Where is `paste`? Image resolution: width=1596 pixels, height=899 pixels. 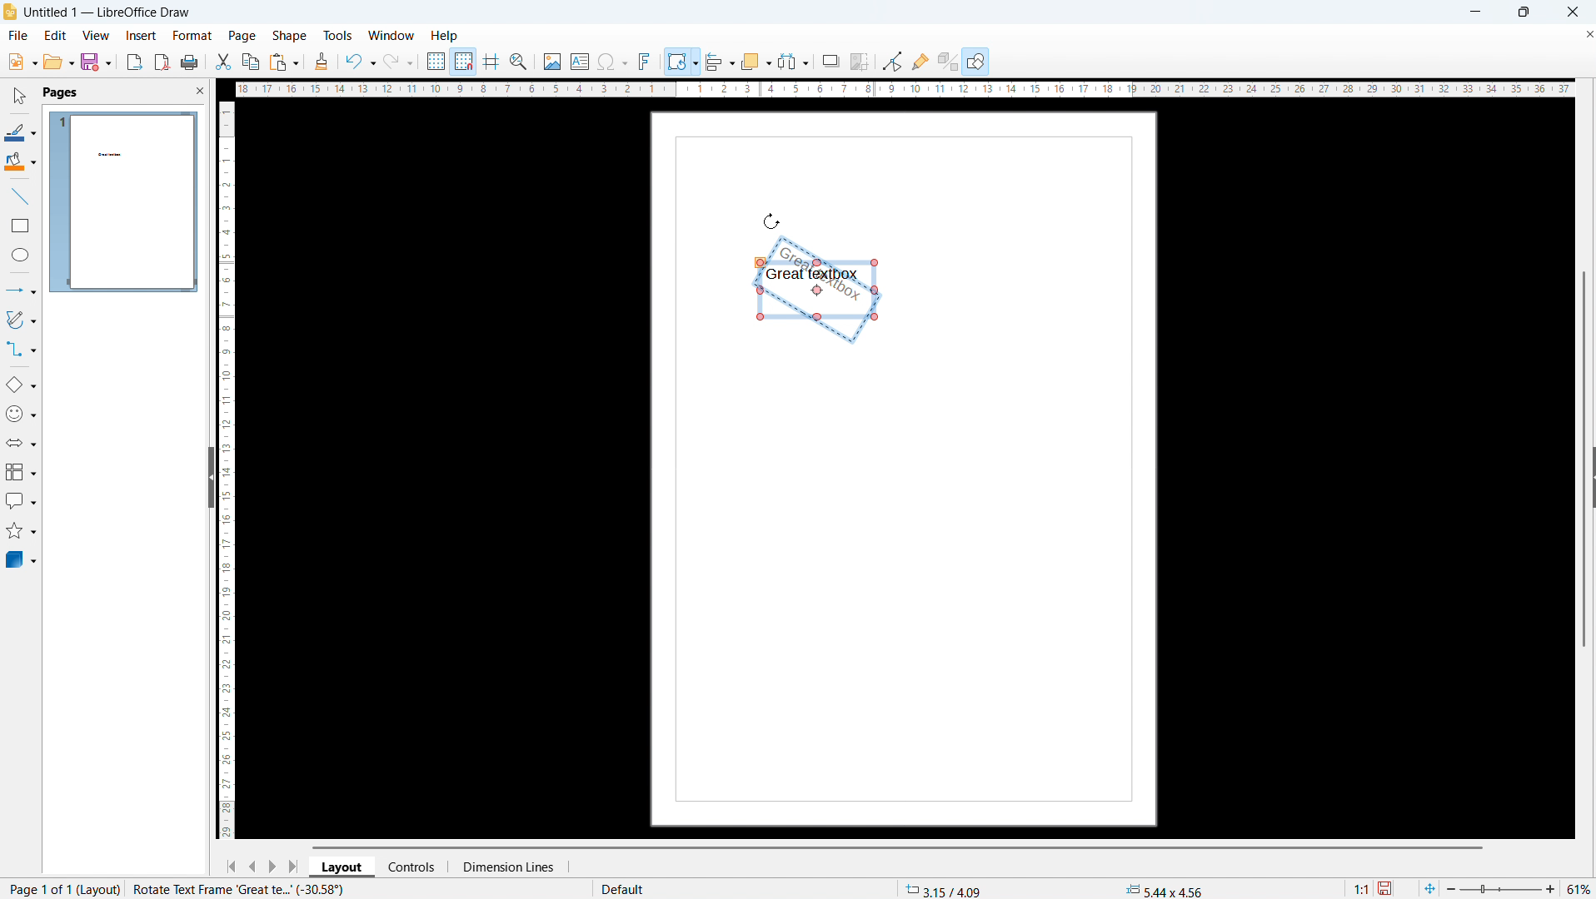
paste is located at coordinates (283, 62).